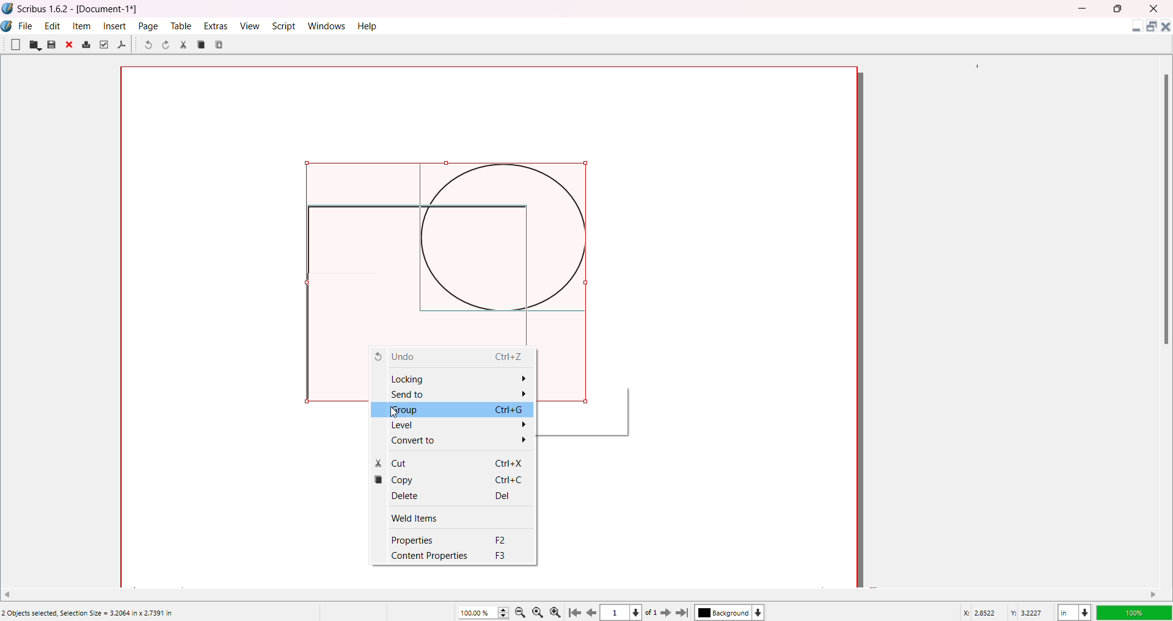  What do you see at coordinates (249, 25) in the screenshot?
I see `View` at bounding box center [249, 25].